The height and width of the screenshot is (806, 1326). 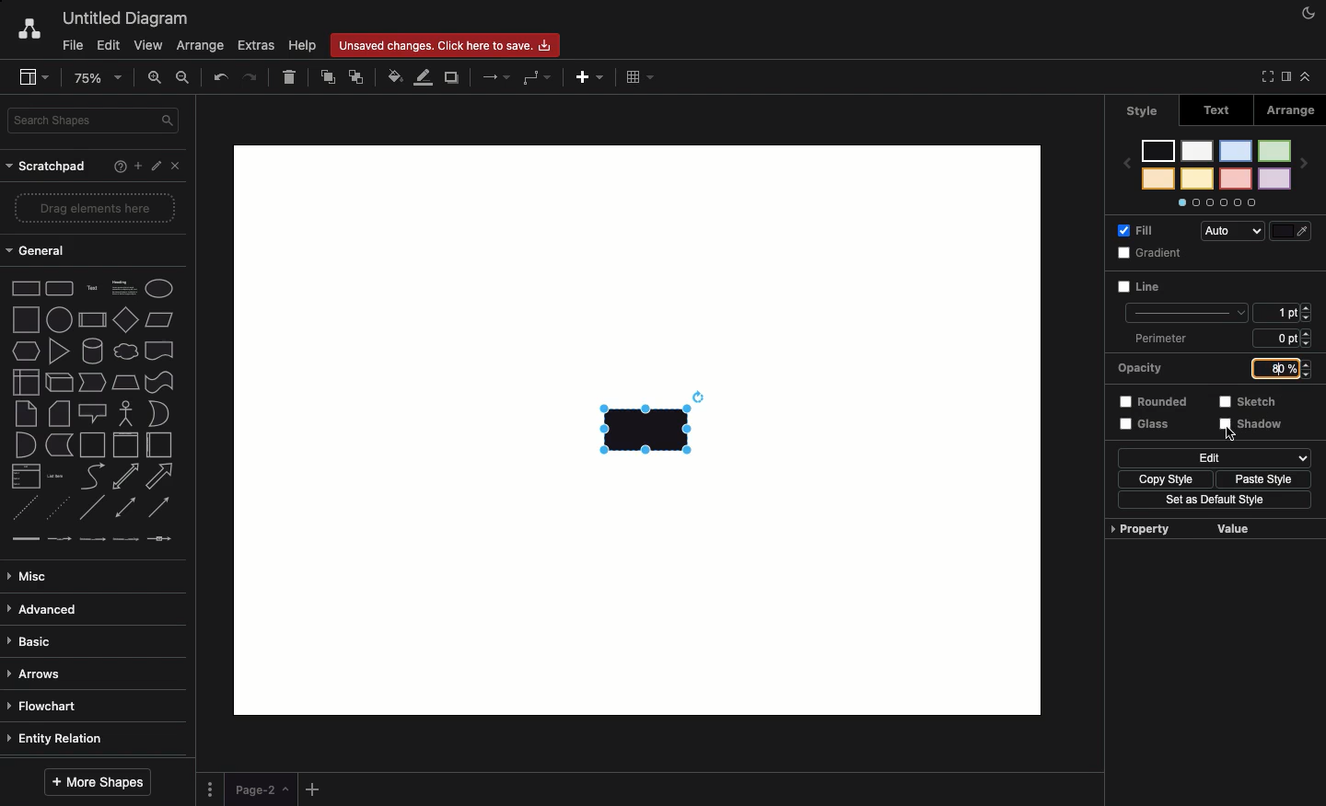 I want to click on Heading, so click(x=123, y=291).